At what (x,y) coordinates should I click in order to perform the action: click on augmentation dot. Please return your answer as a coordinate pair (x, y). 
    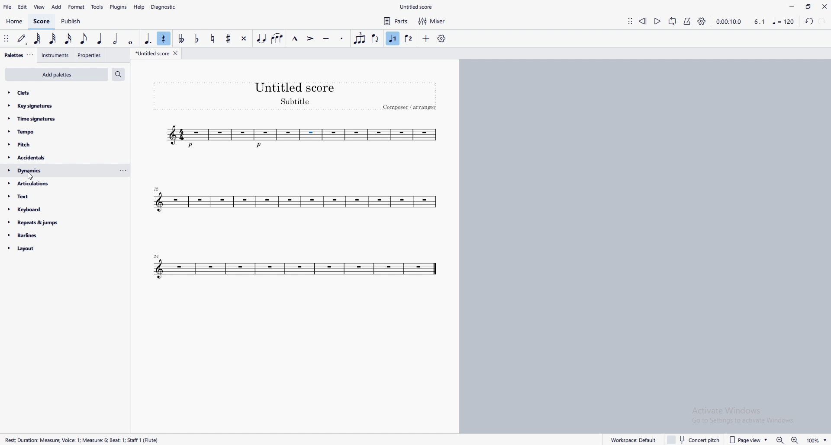
    Looking at the image, I should click on (148, 39).